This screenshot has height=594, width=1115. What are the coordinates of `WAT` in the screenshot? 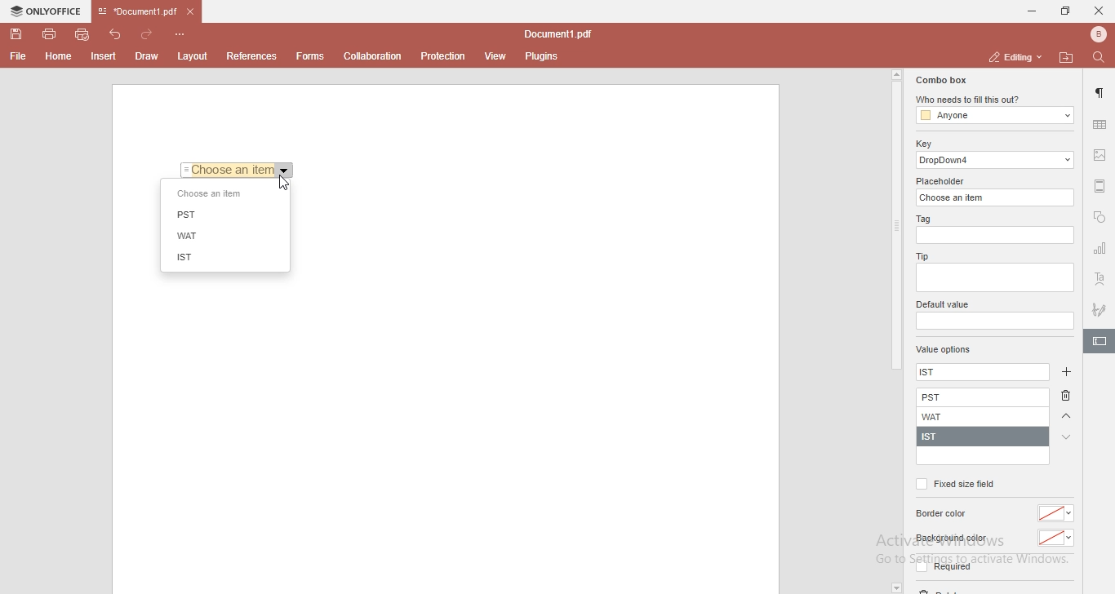 It's located at (184, 237).